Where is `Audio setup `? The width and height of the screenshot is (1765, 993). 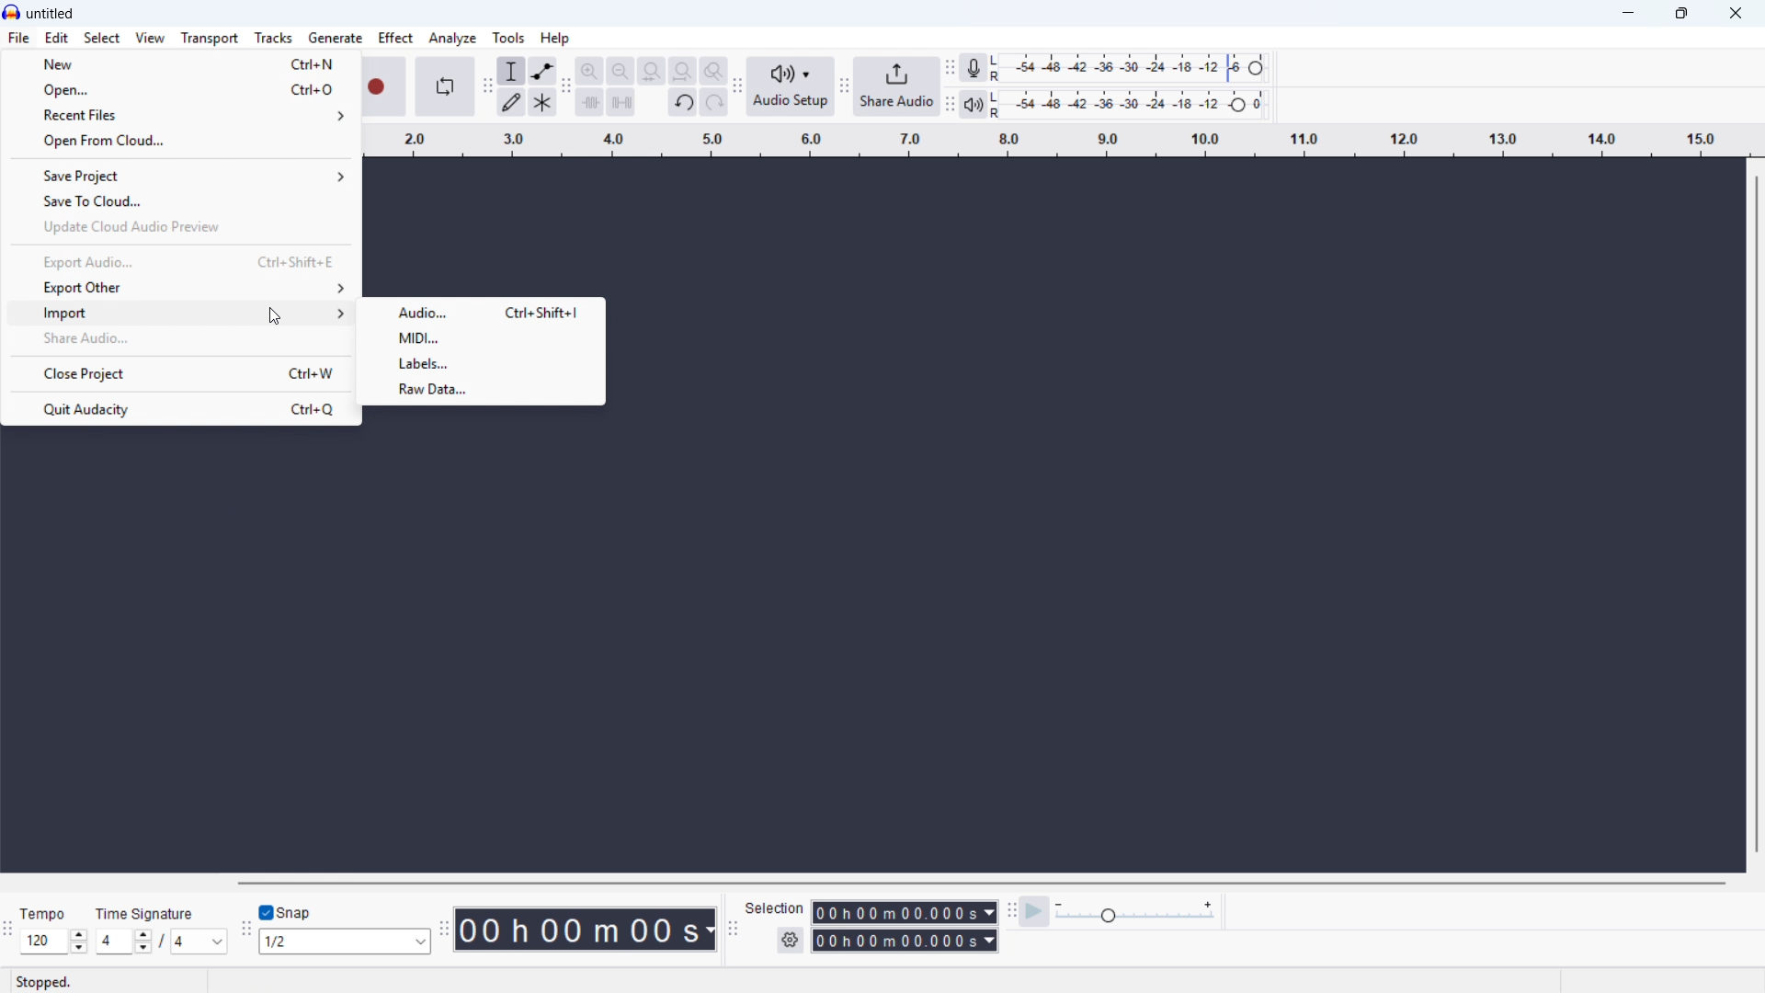 Audio setup  is located at coordinates (791, 86).